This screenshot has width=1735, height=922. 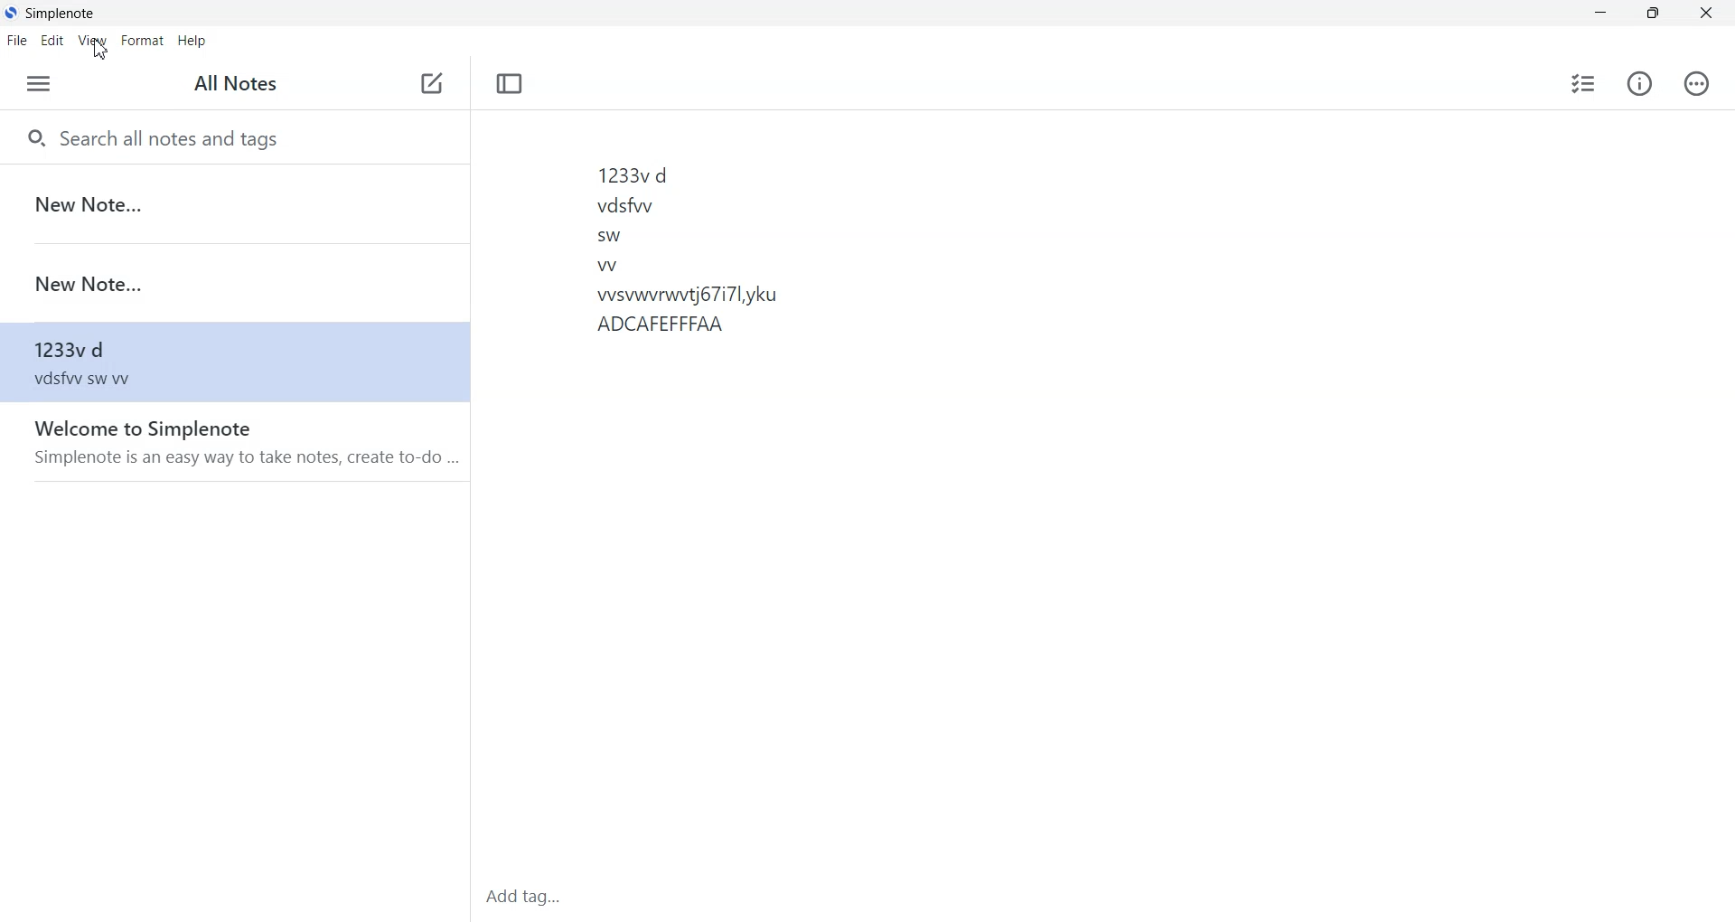 What do you see at coordinates (229, 82) in the screenshot?
I see `All notes` at bounding box center [229, 82].